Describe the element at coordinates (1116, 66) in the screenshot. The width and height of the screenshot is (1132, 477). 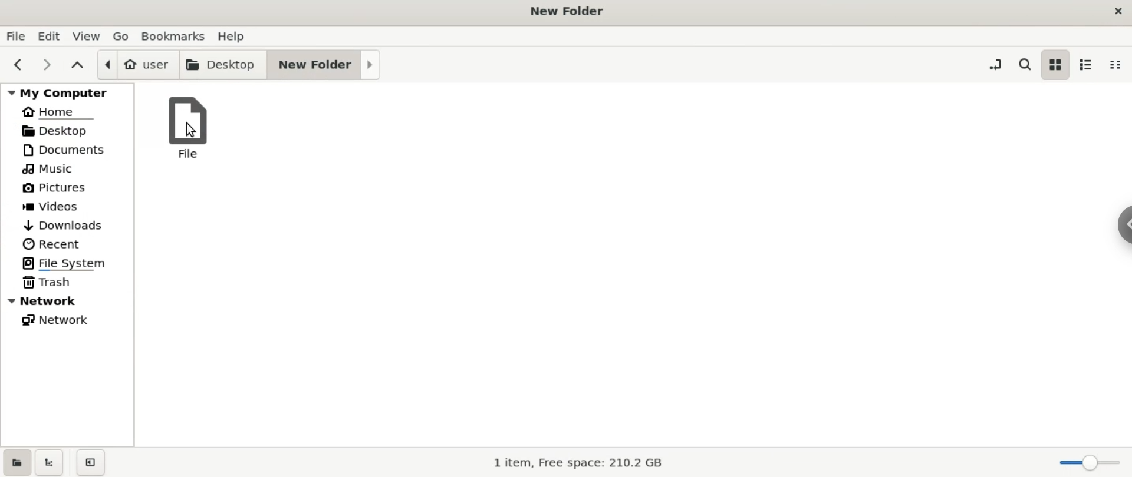
I see `compact view` at that location.